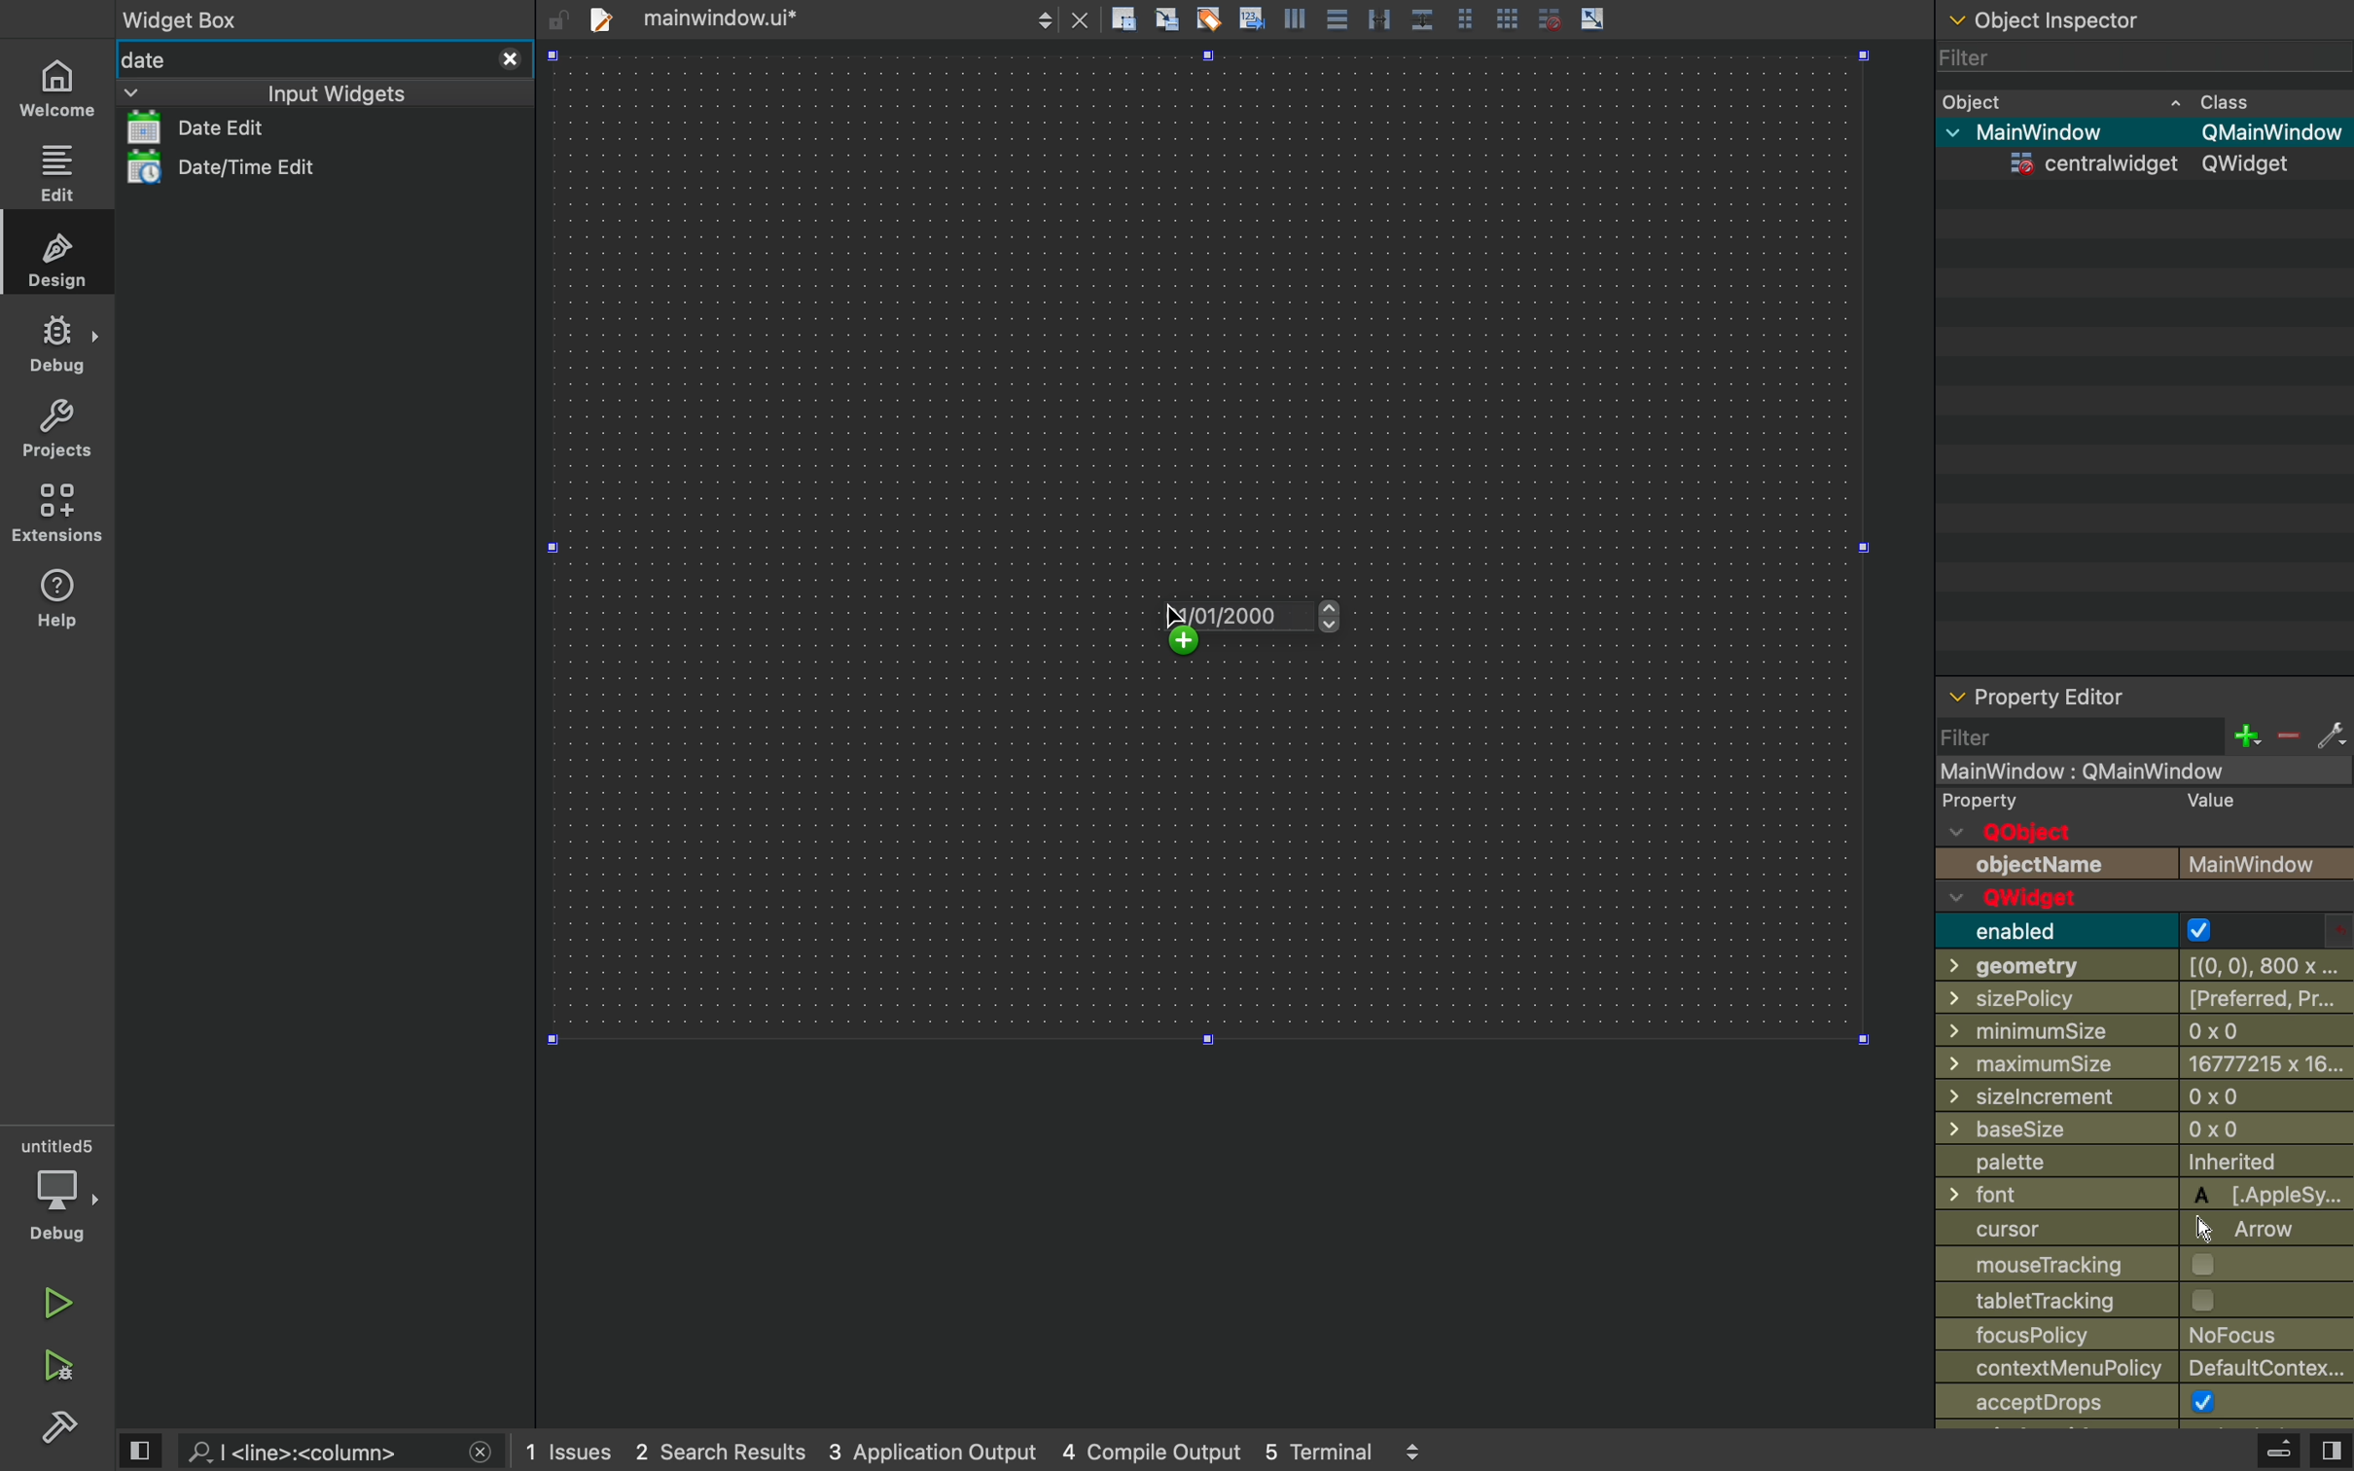  I want to click on grid view large, so click(1508, 18).